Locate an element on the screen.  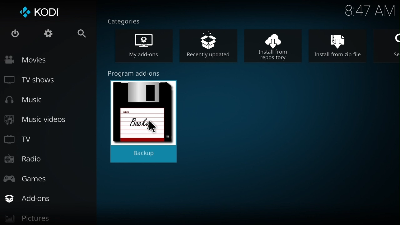
pictures is located at coordinates (46, 220).